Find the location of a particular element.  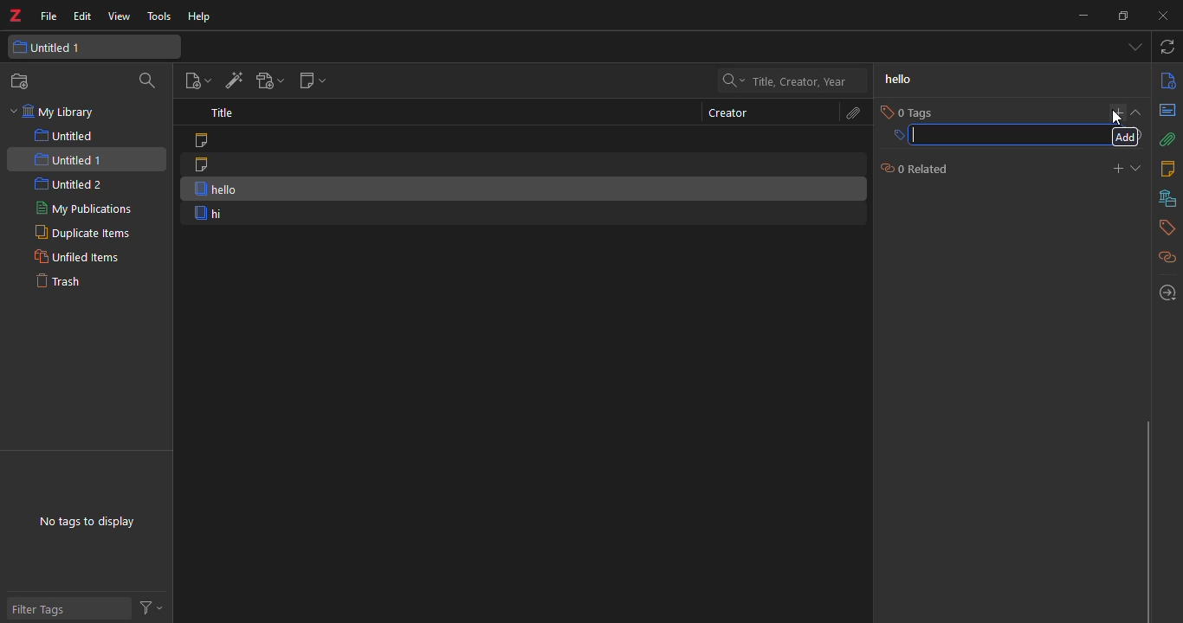

untitled 1 is located at coordinates (64, 48).